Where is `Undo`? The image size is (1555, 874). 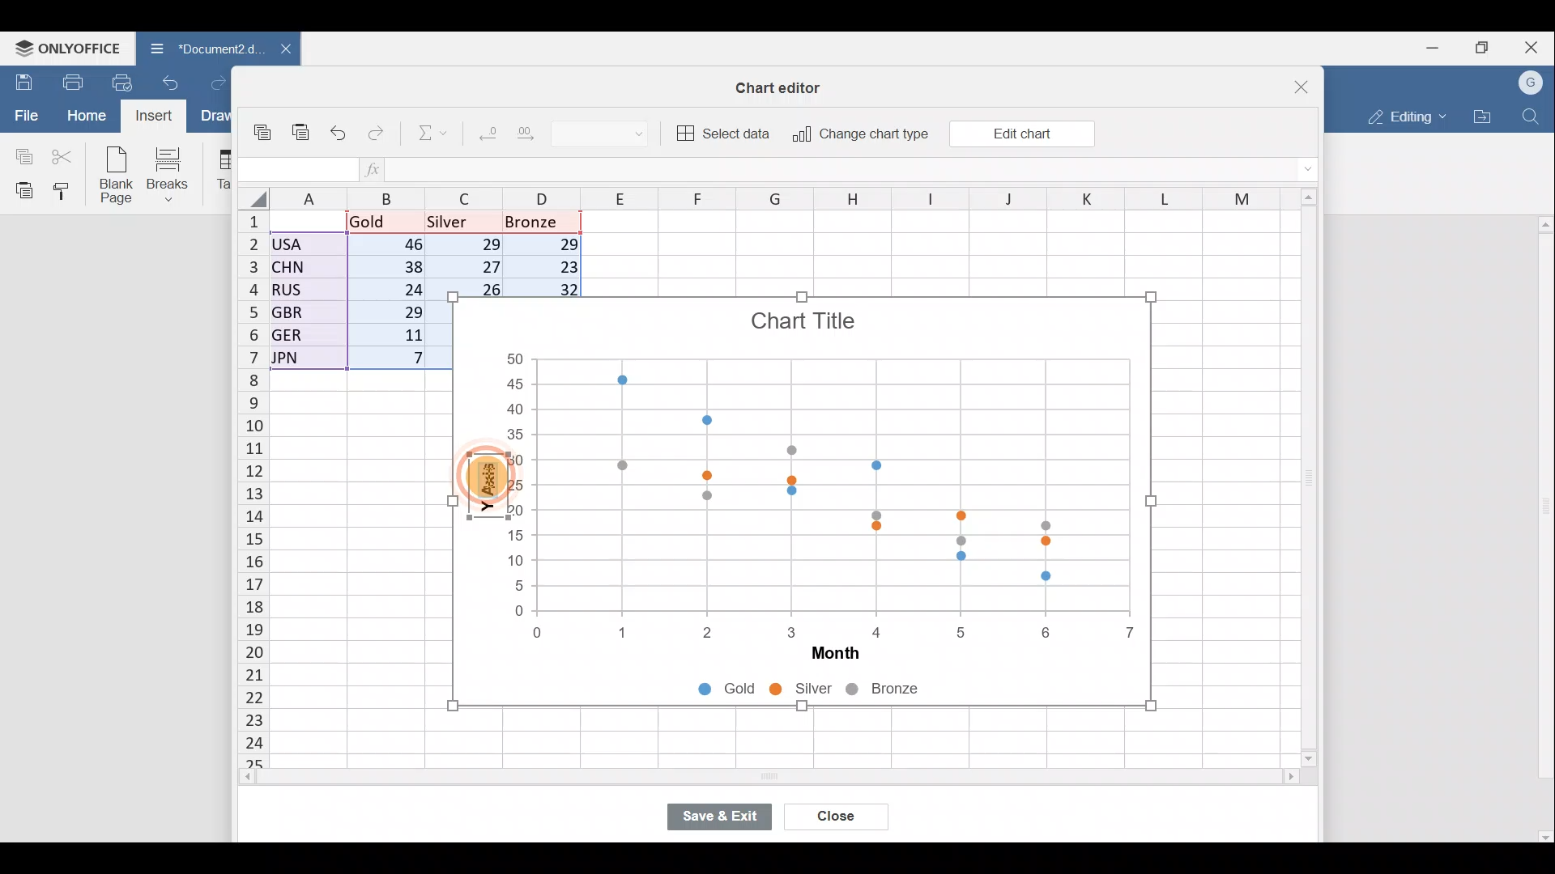 Undo is located at coordinates (340, 130).